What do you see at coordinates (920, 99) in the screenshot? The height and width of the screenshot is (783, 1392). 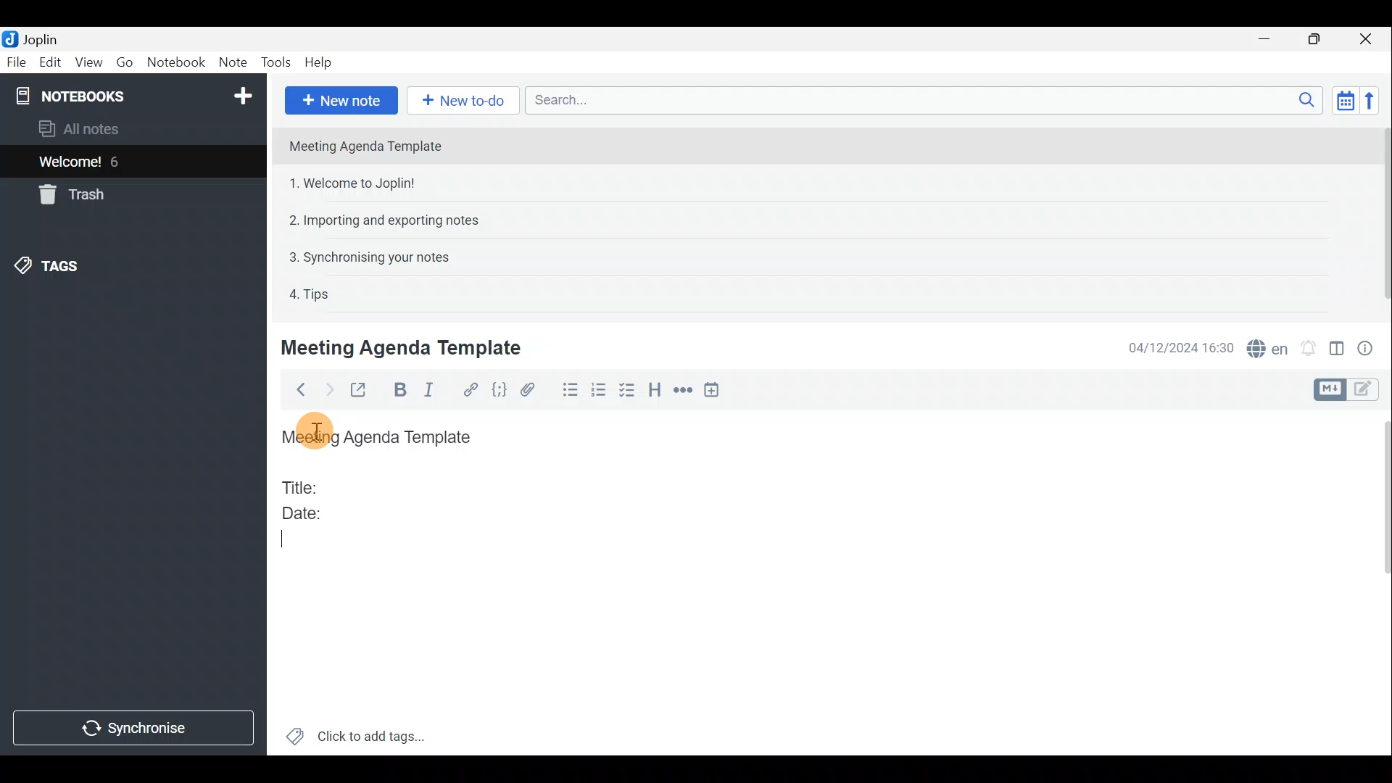 I see `Search bar` at bounding box center [920, 99].